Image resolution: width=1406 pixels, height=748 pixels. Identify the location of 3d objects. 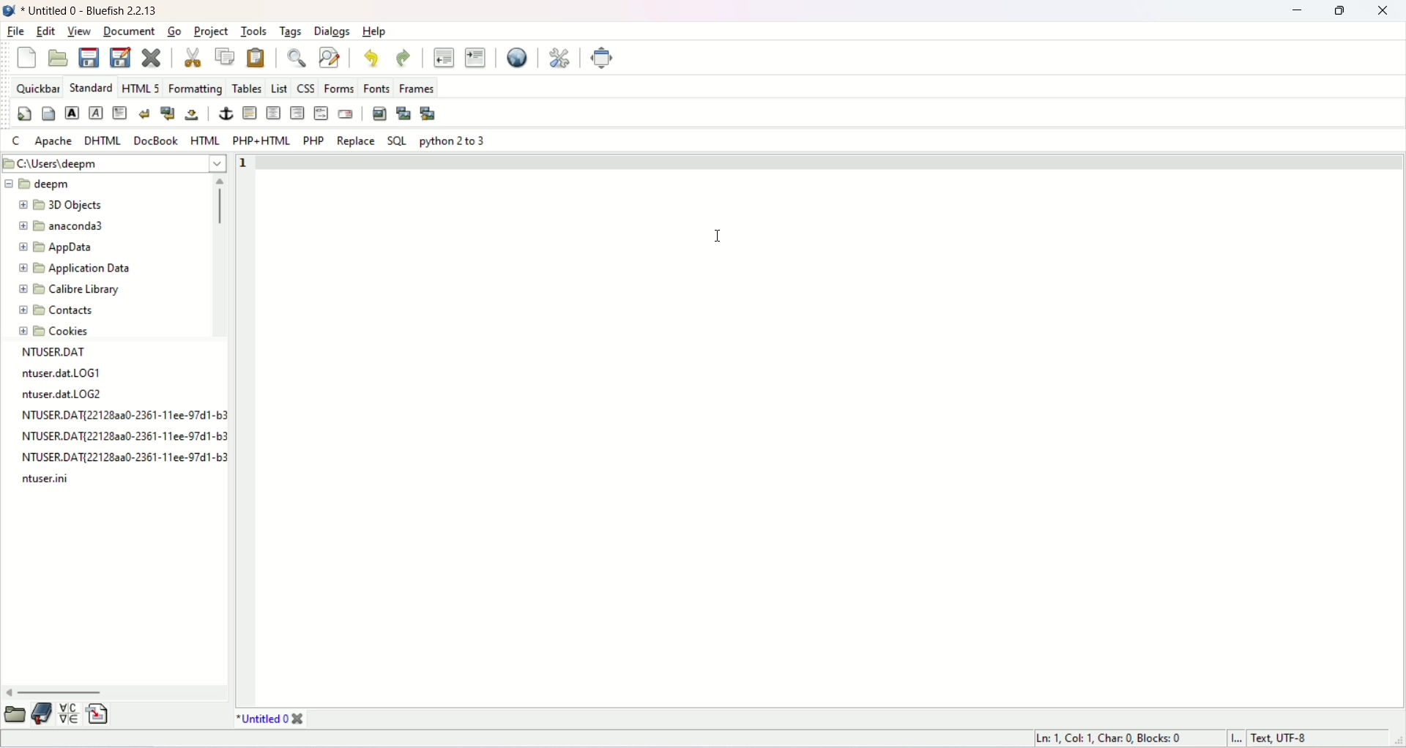
(55, 206).